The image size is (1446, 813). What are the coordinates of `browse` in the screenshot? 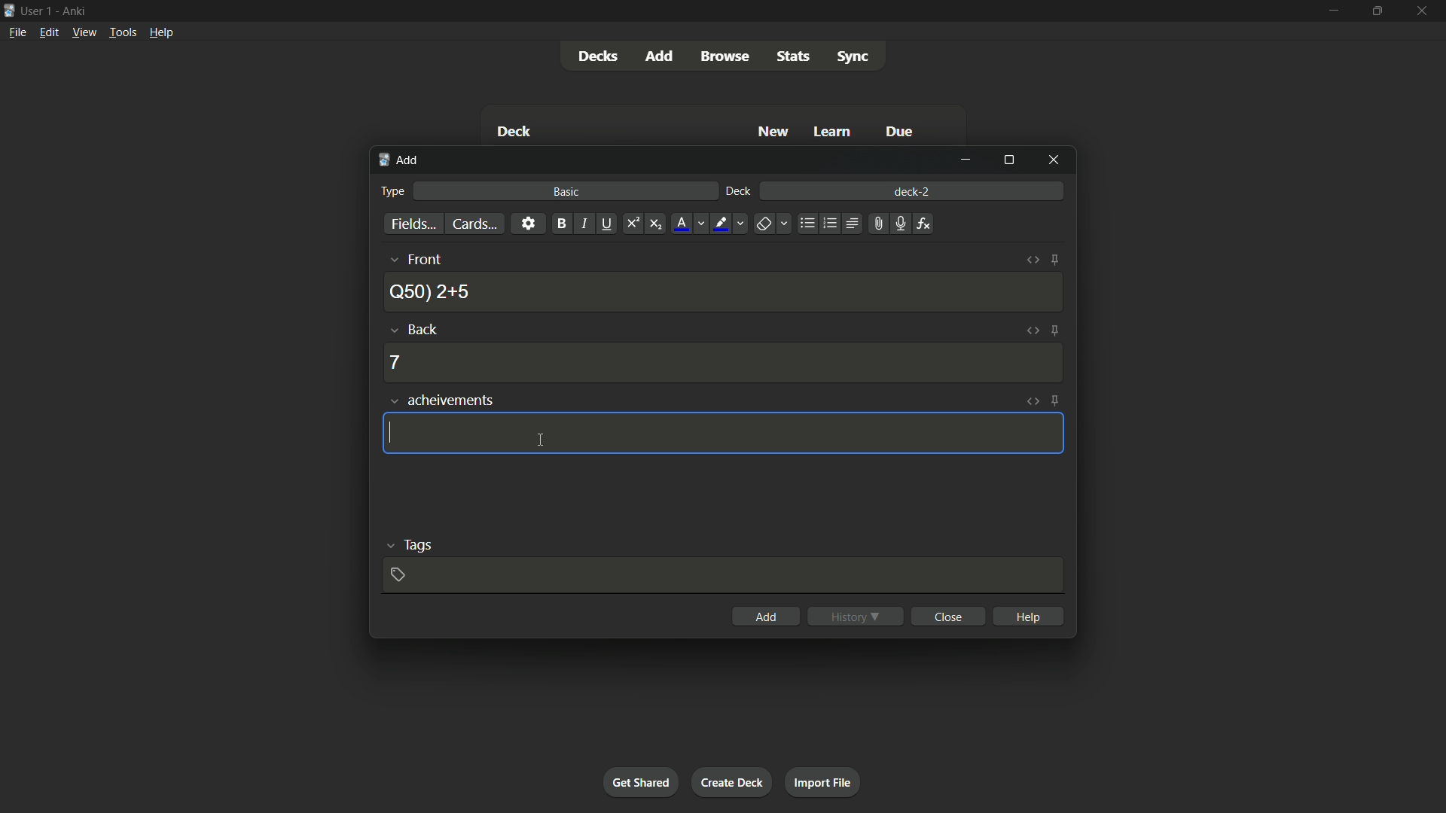 It's located at (722, 56).